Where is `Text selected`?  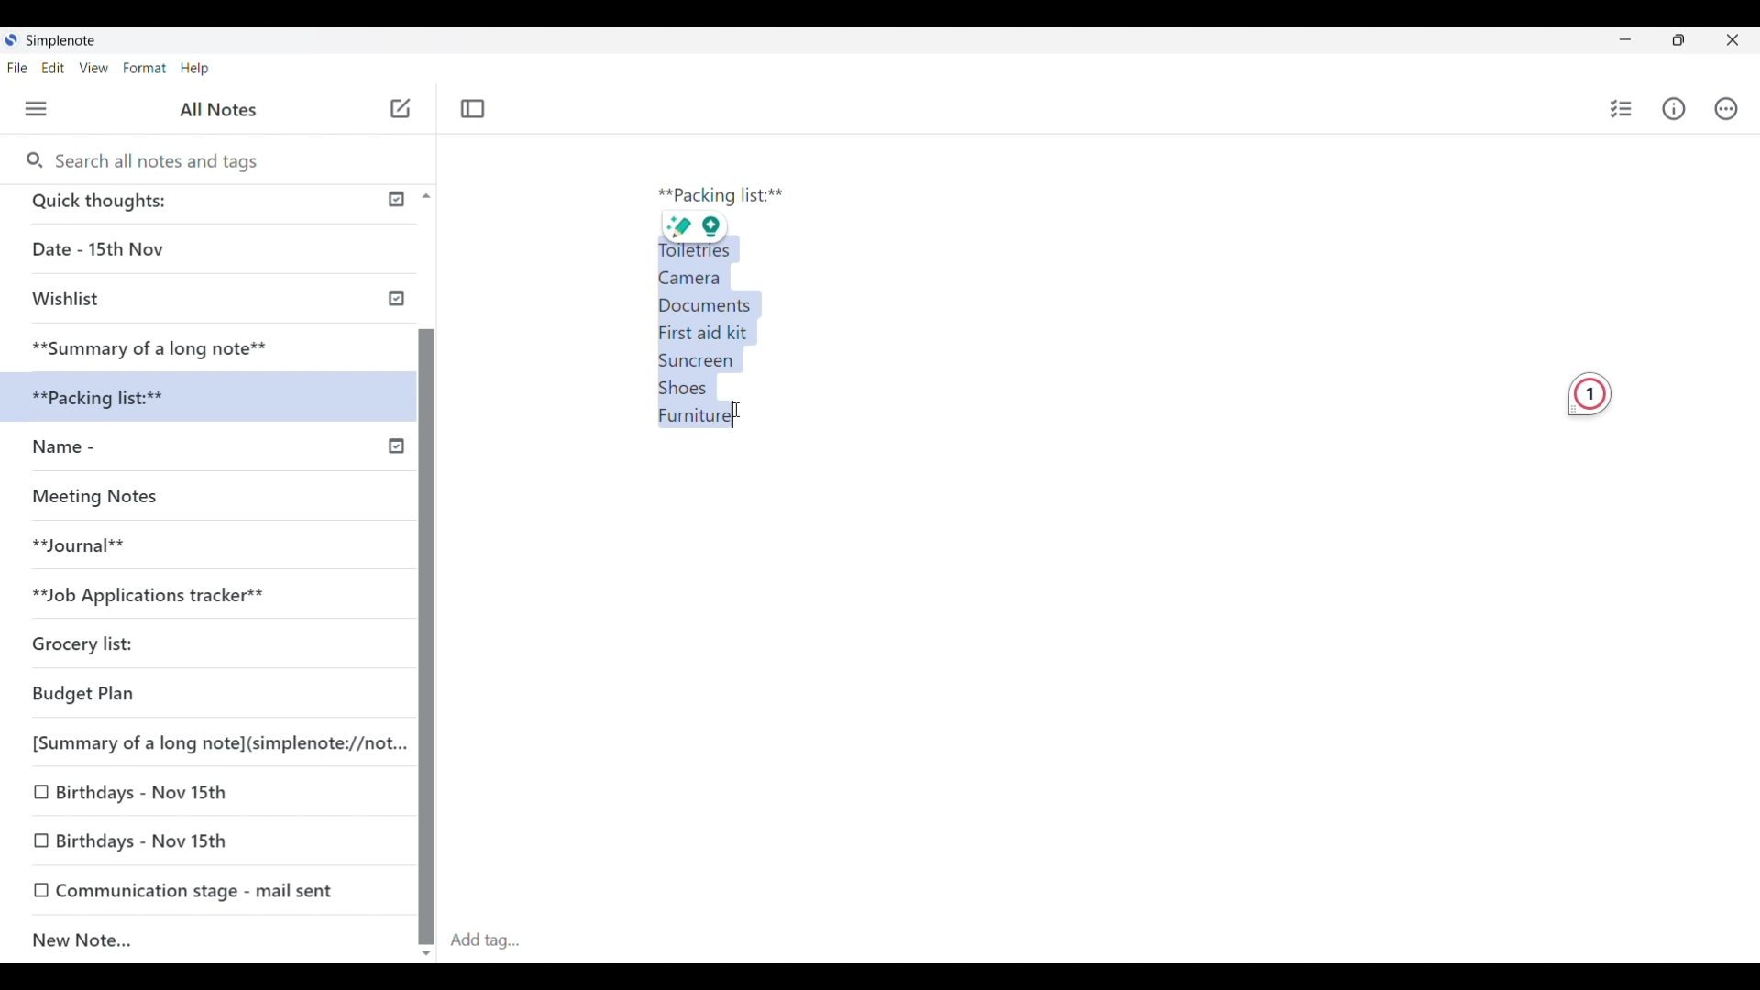 Text selected is located at coordinates (711, 335).